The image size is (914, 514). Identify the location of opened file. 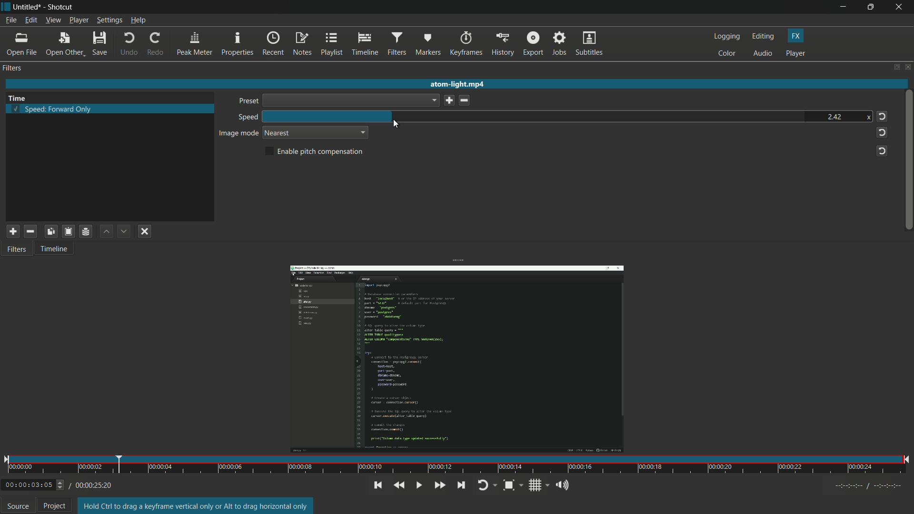
(455, 357).